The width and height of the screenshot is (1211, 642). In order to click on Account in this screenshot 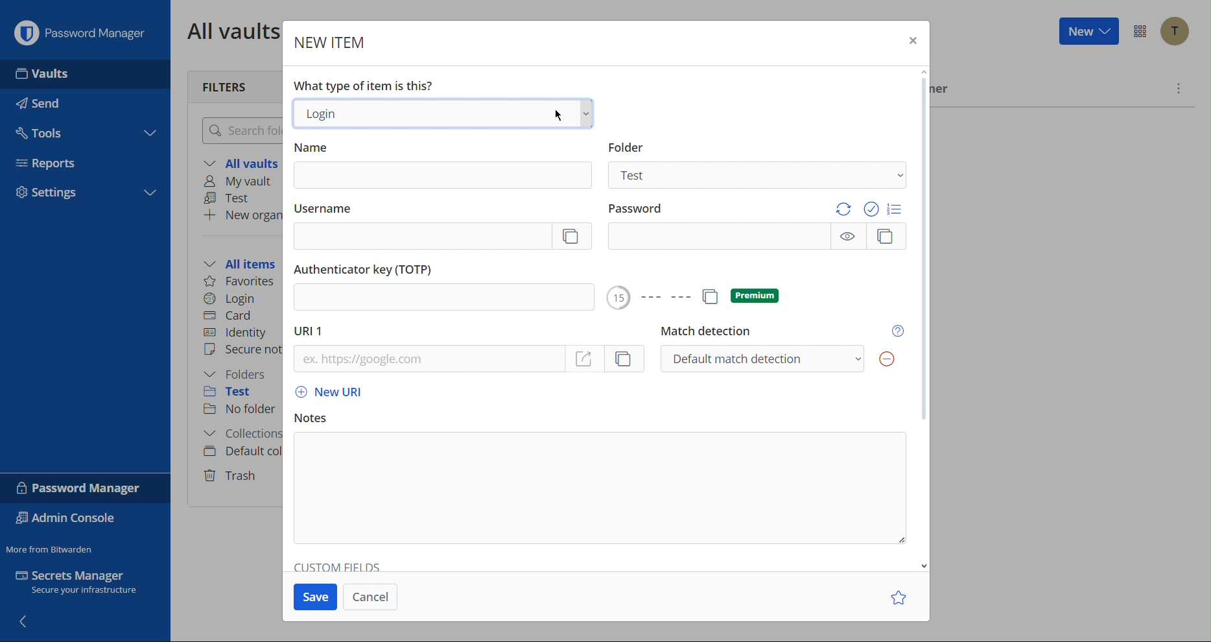, I will do `click(1176, 31)`.